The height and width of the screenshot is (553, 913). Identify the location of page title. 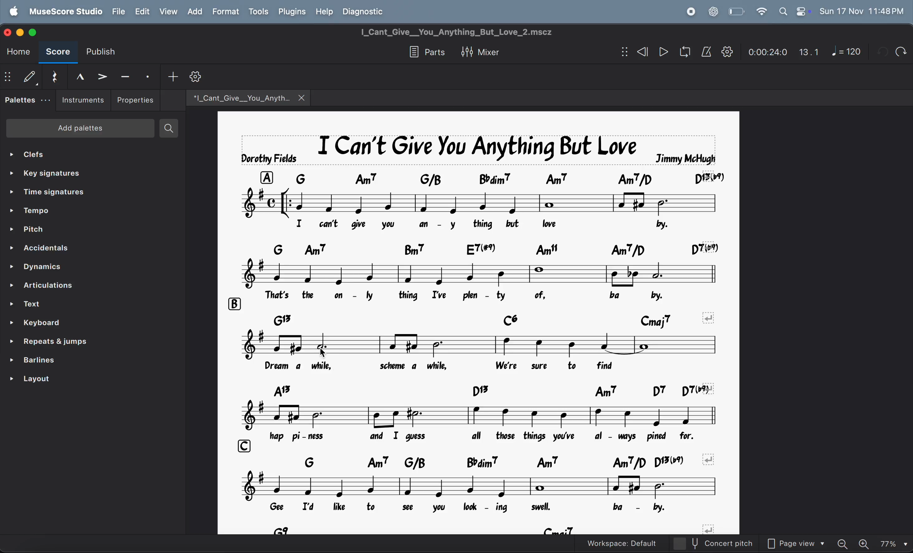
(478, 149).